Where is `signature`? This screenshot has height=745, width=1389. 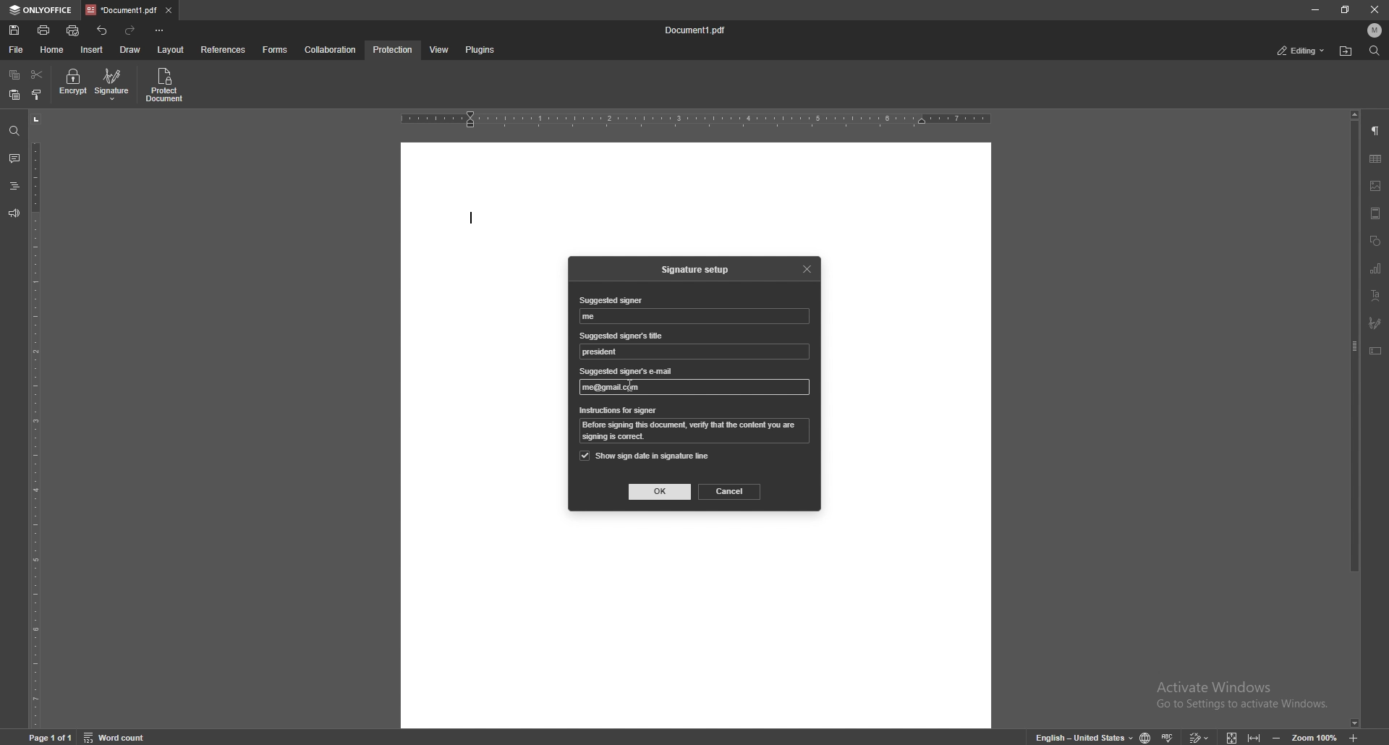 signature is located at coordinates (114, 84).